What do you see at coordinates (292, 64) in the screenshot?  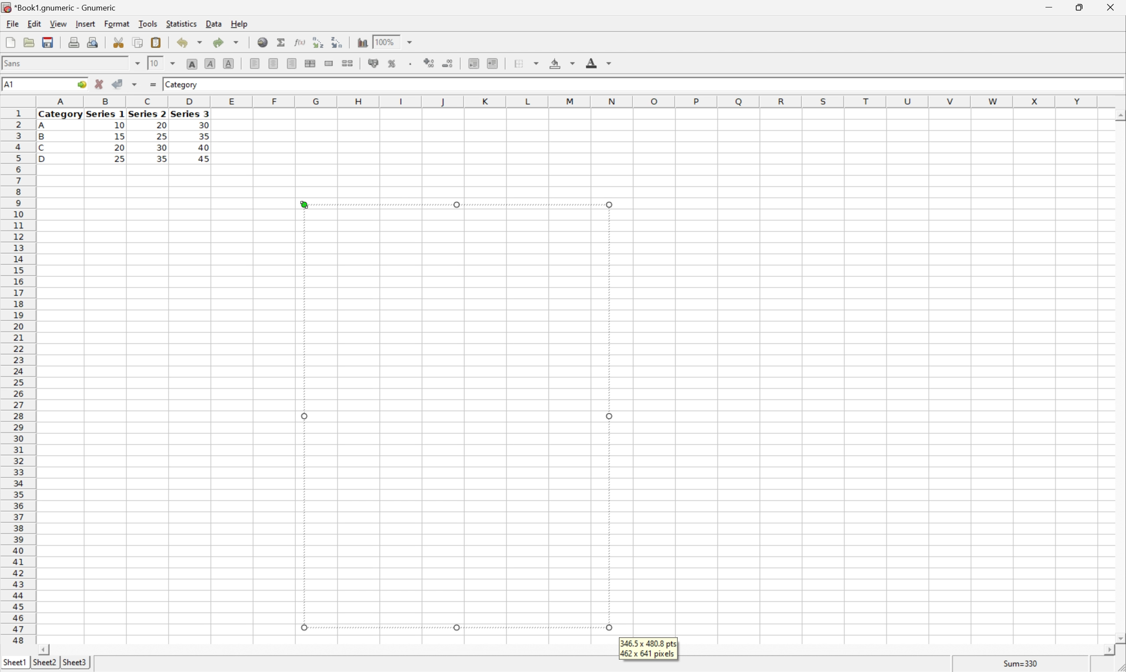 I see `Align Right` at bounding box center [292, 64].